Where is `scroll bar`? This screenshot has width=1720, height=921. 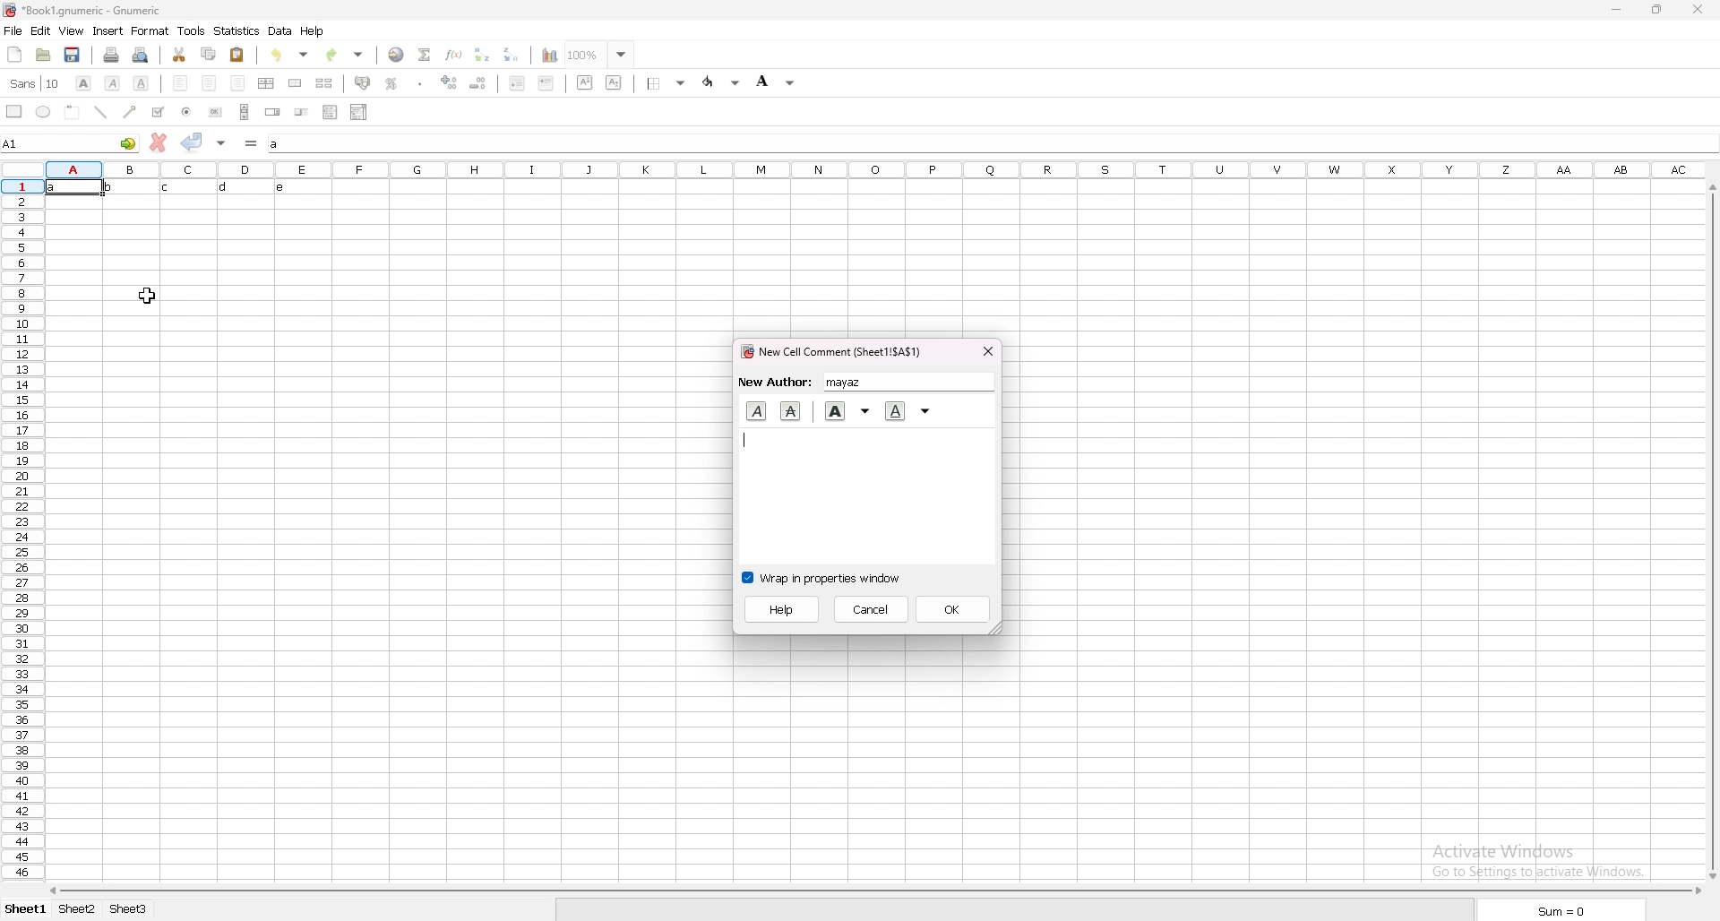 scroll bar is located at coordinates (245, 112).